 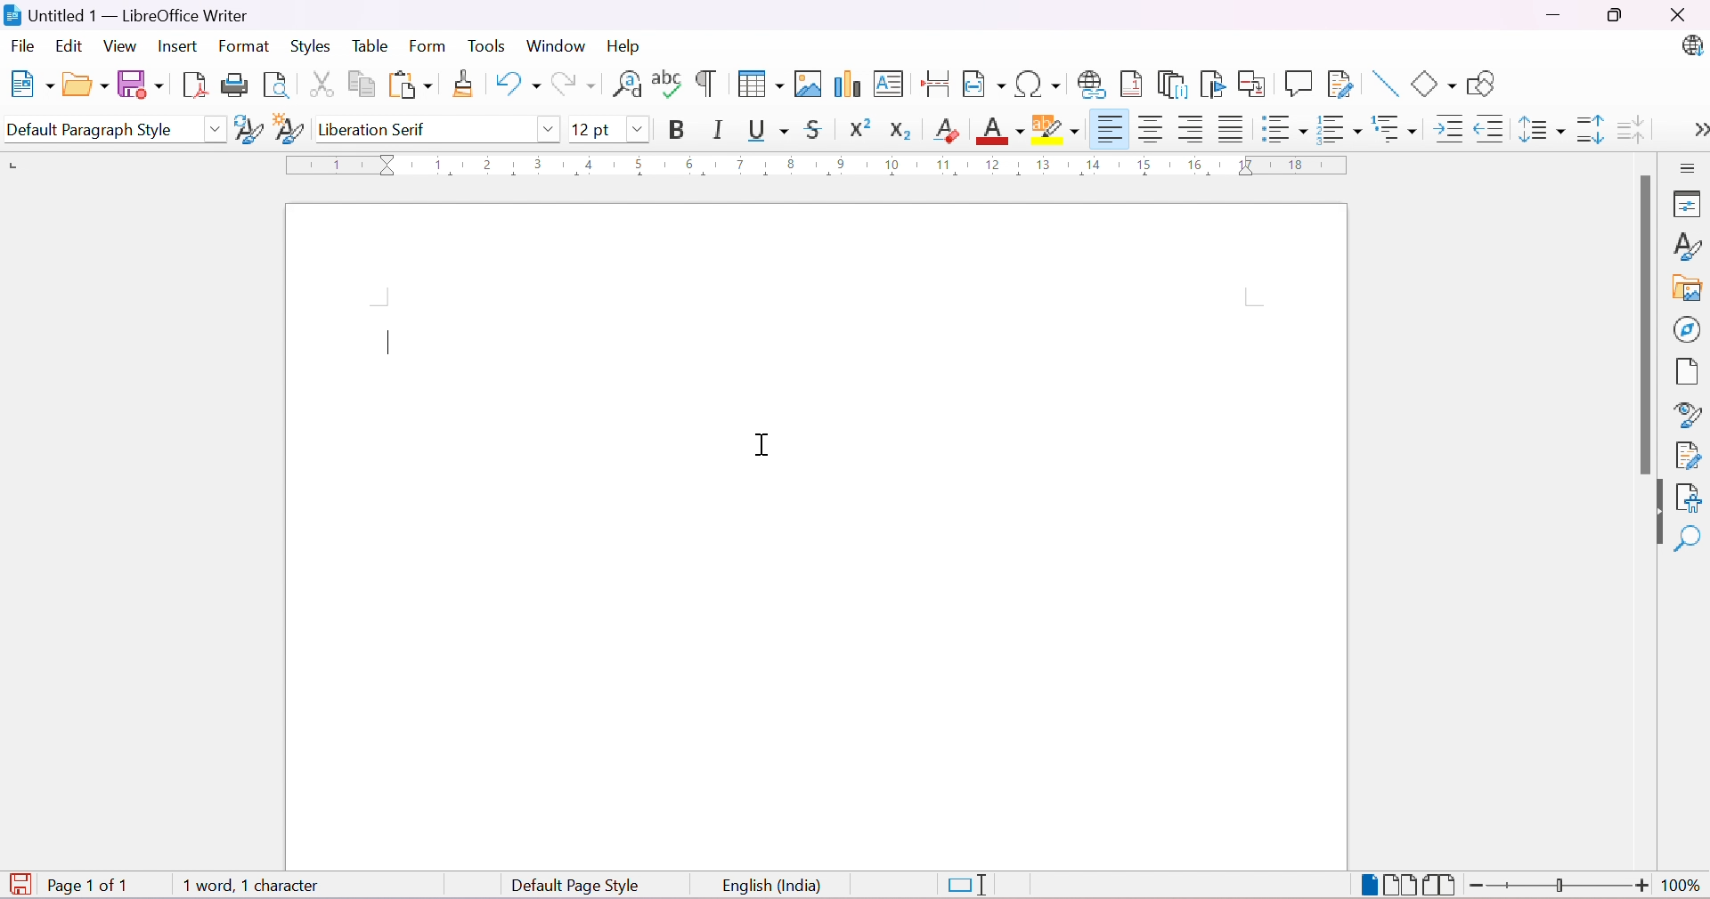 What do you see at coordinates (250, 887) in the screenshot?
I see `1 word, 1 character` at bounding box center [250, 887].